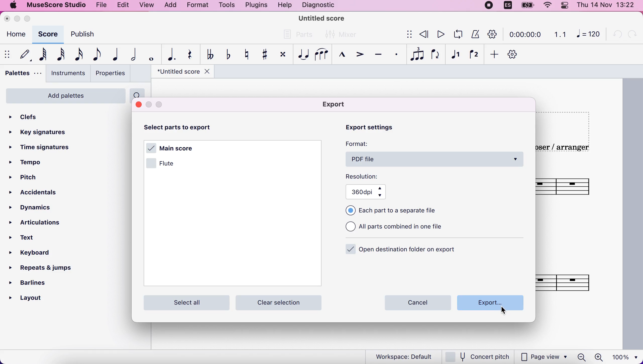  I want to click on add, so click(492, 53).